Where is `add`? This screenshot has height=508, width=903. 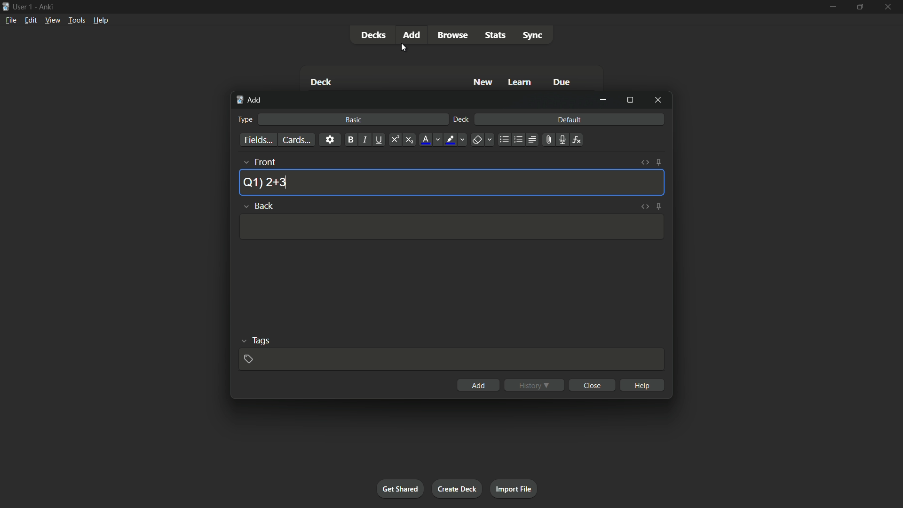
add is located at coordinates (250, 100).